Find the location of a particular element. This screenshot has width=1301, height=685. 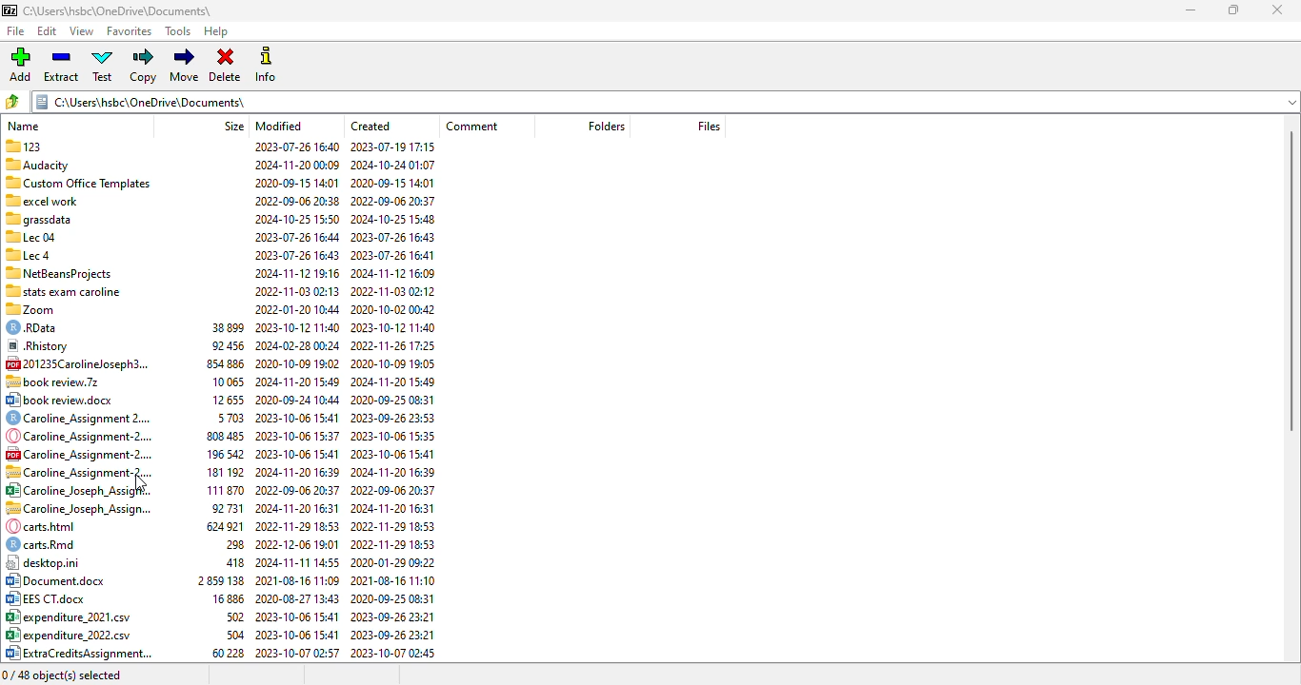

size is located at coordinates (231, 126).